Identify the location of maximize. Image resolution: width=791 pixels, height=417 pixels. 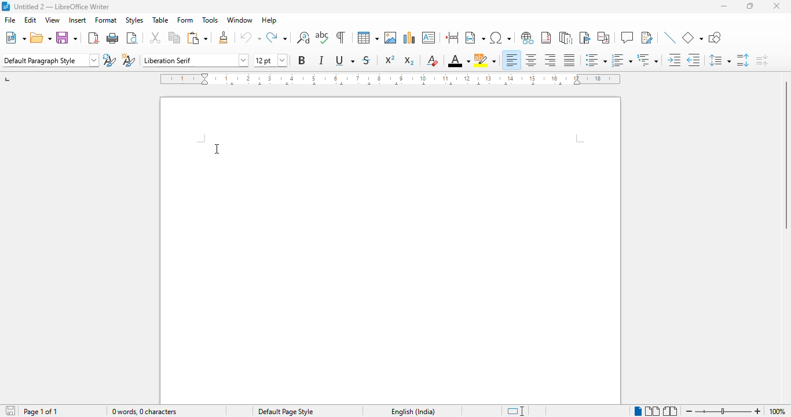
(751, 6).